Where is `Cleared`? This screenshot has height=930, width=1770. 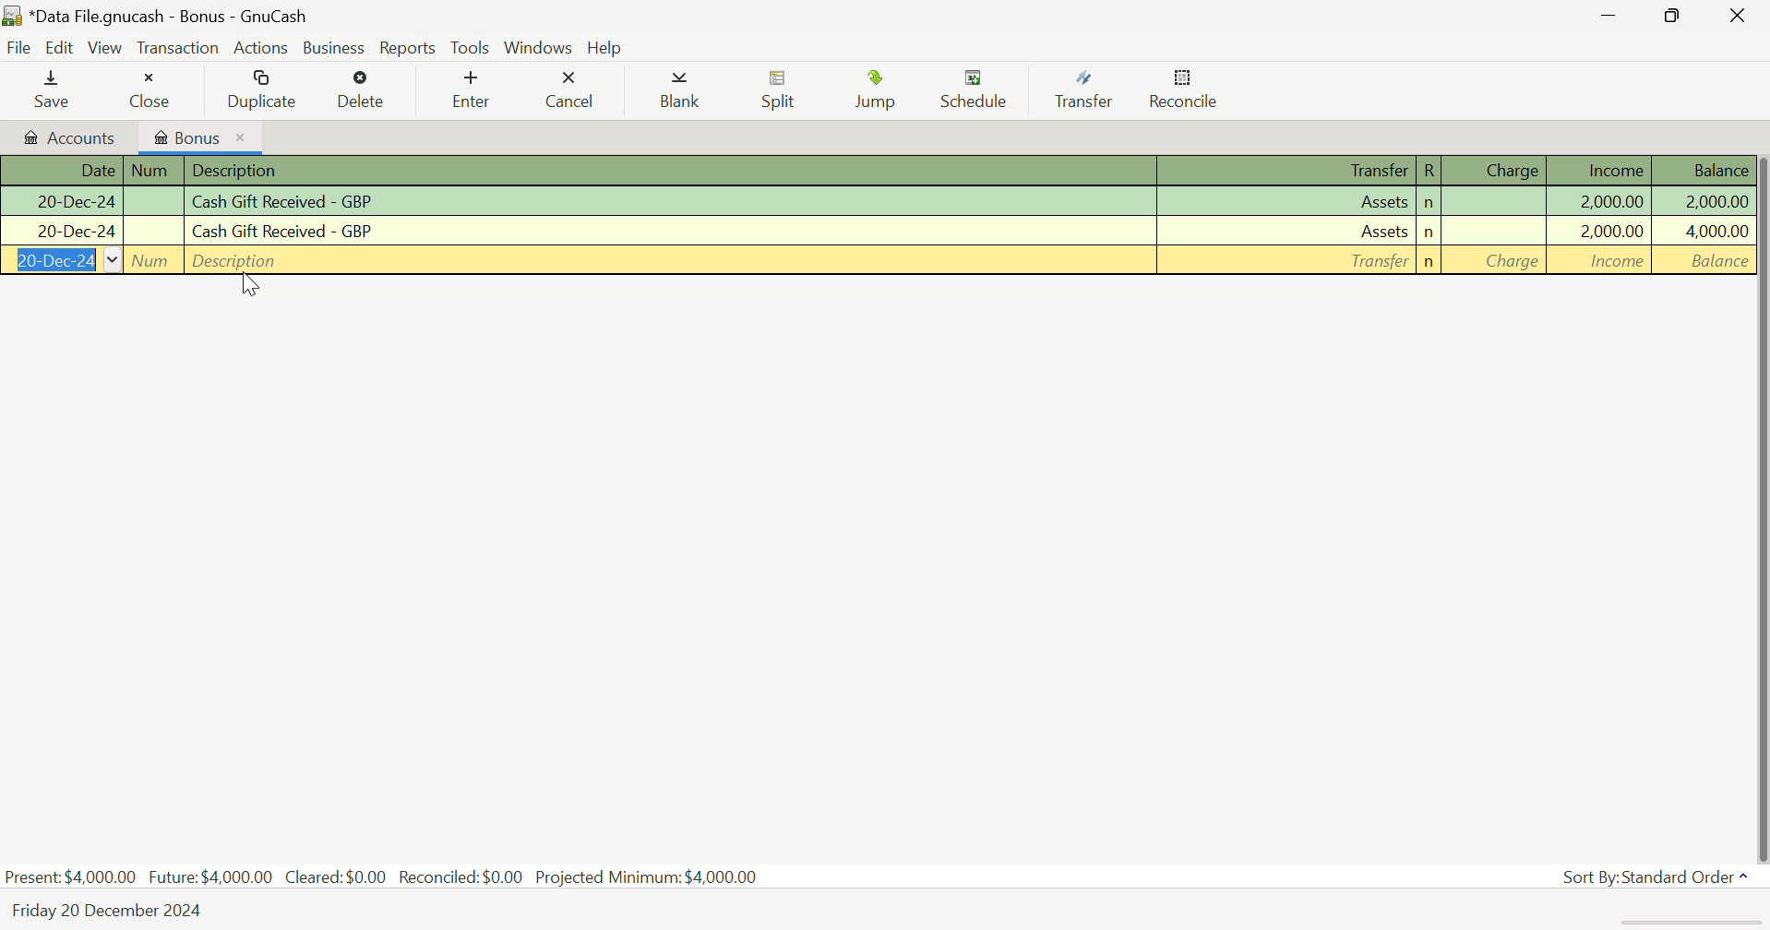
Cleared is located at coordinates (341, 876).